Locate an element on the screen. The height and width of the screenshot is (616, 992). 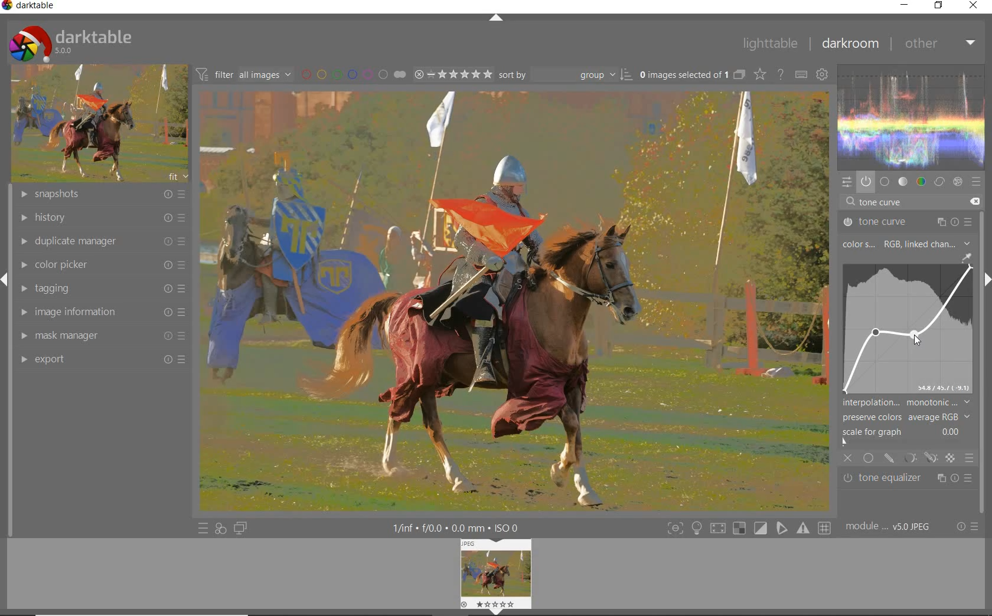
color space is located at coordinates (905, 245).